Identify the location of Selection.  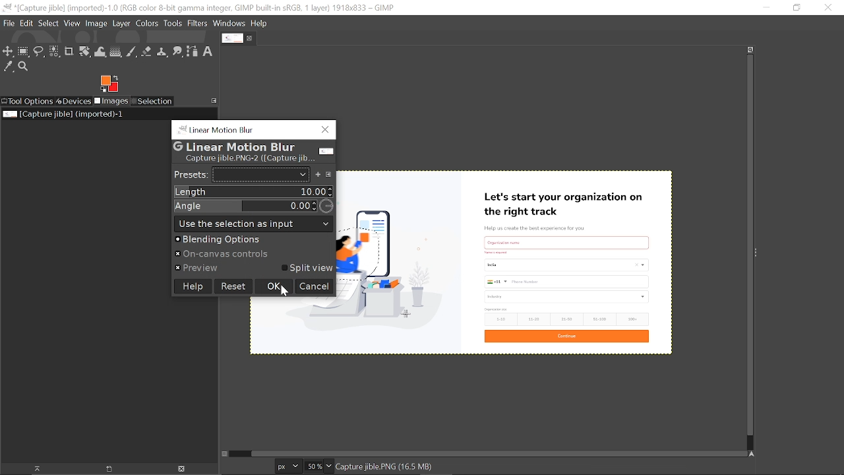
(152, 102).